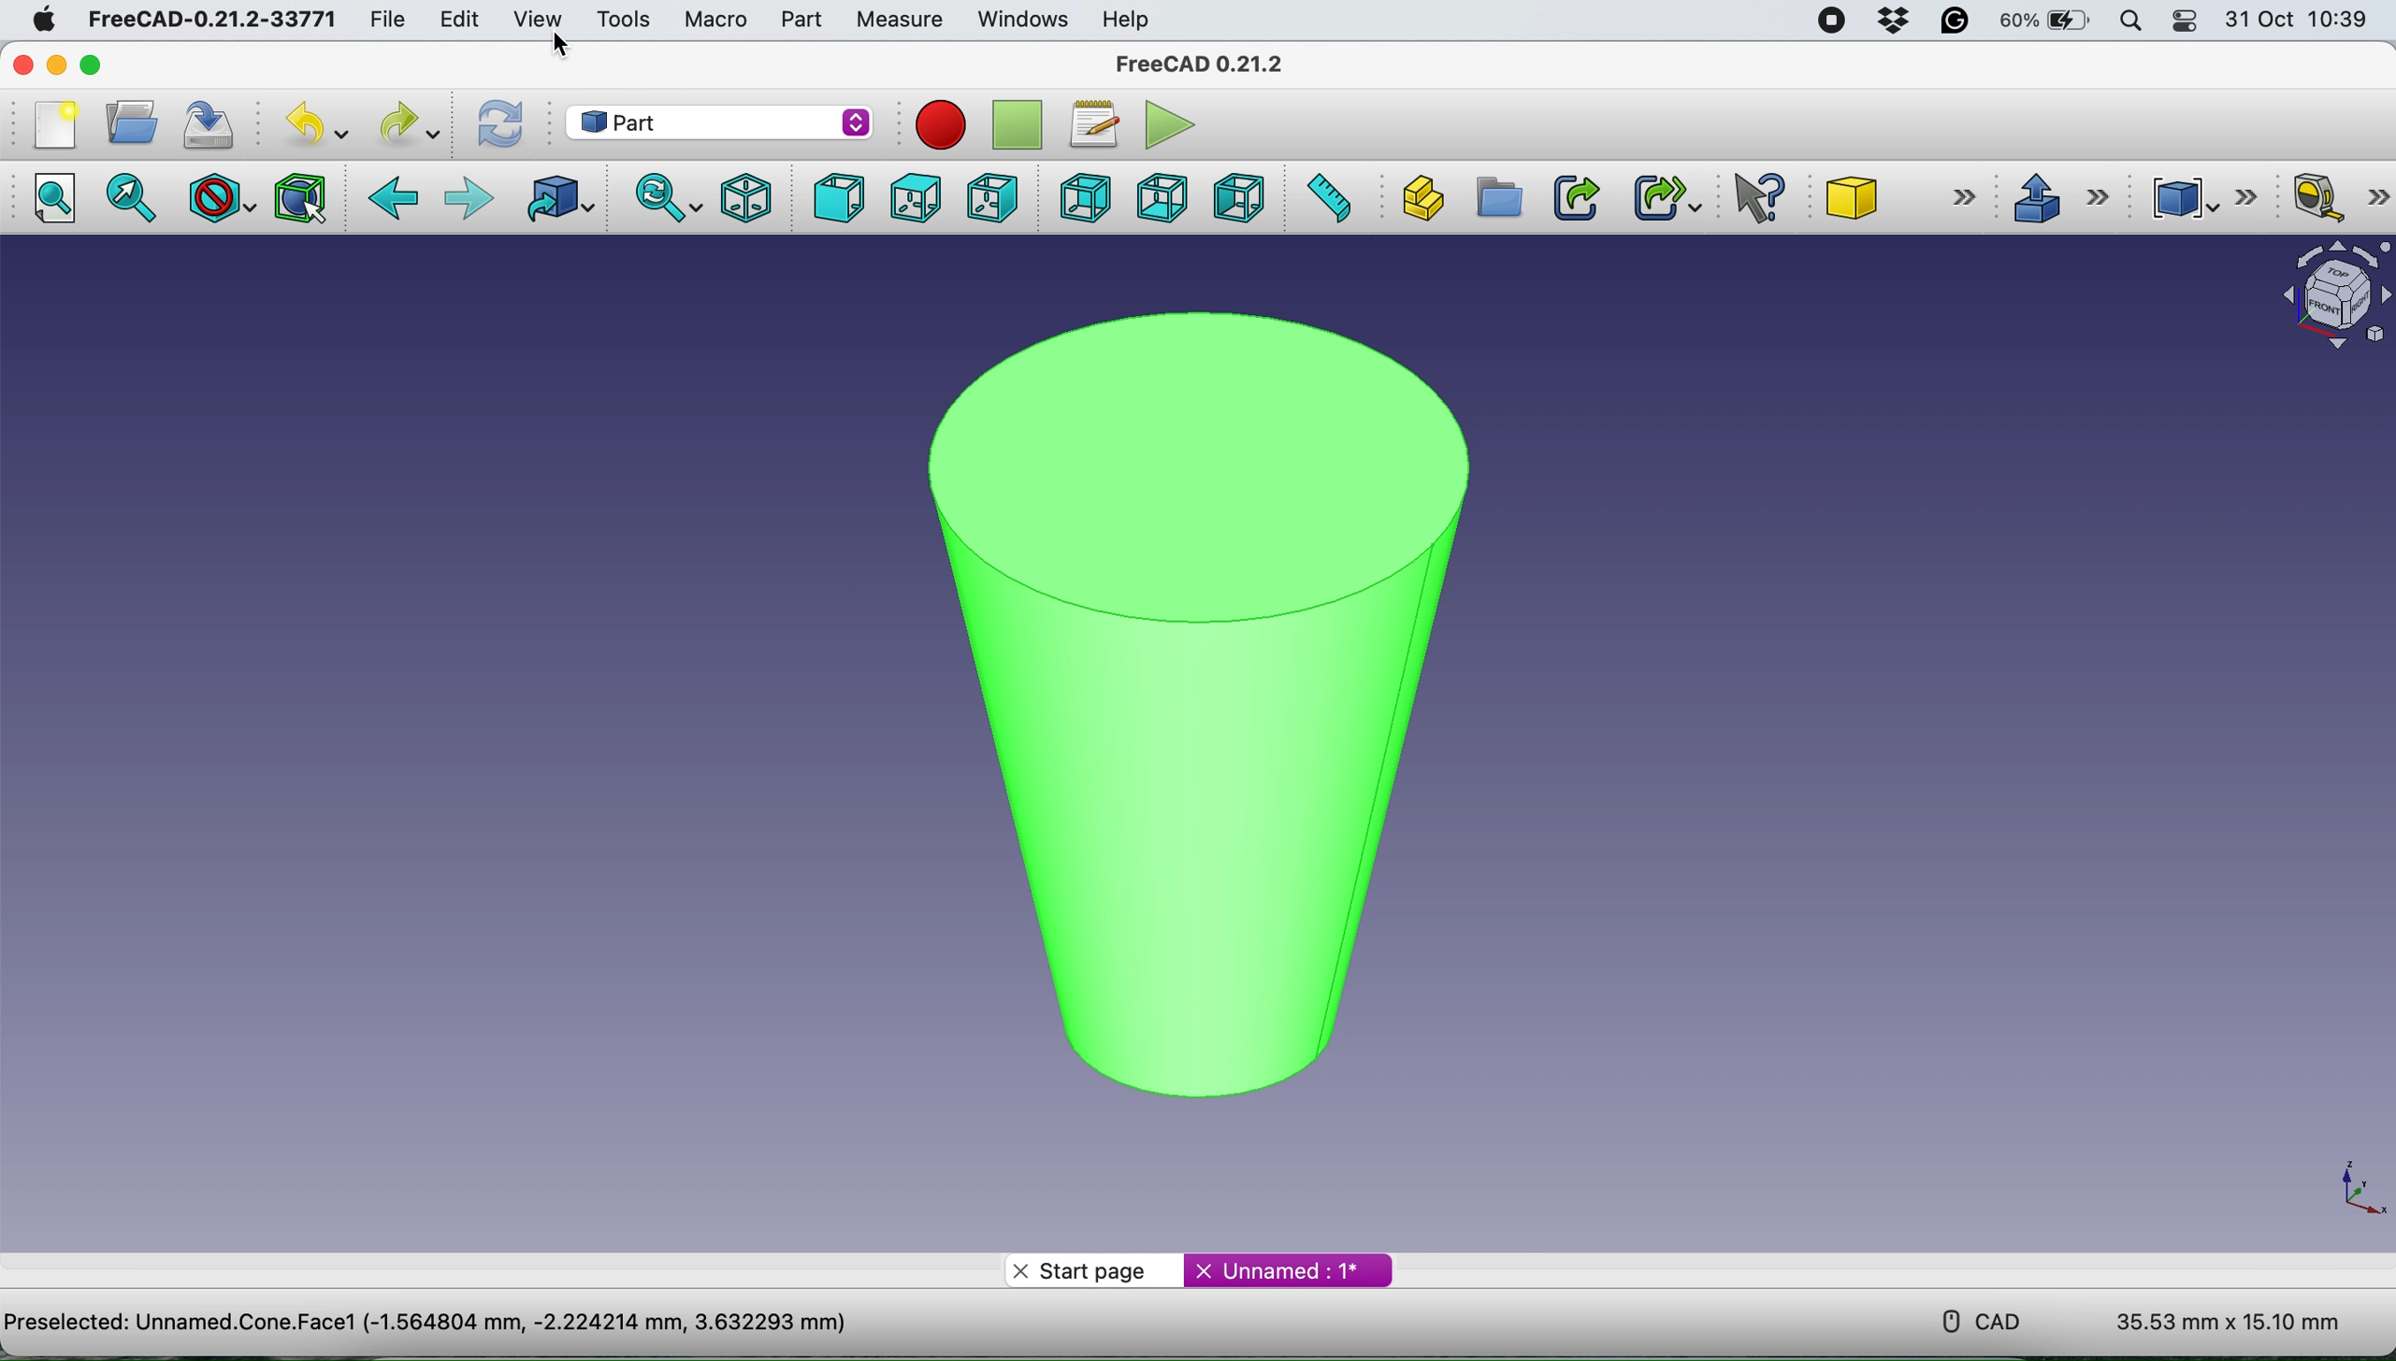 The image size is (2396, 1361). Describe the element at coordinates (1093, 121) in the screenshot. I see `macros` at that location.